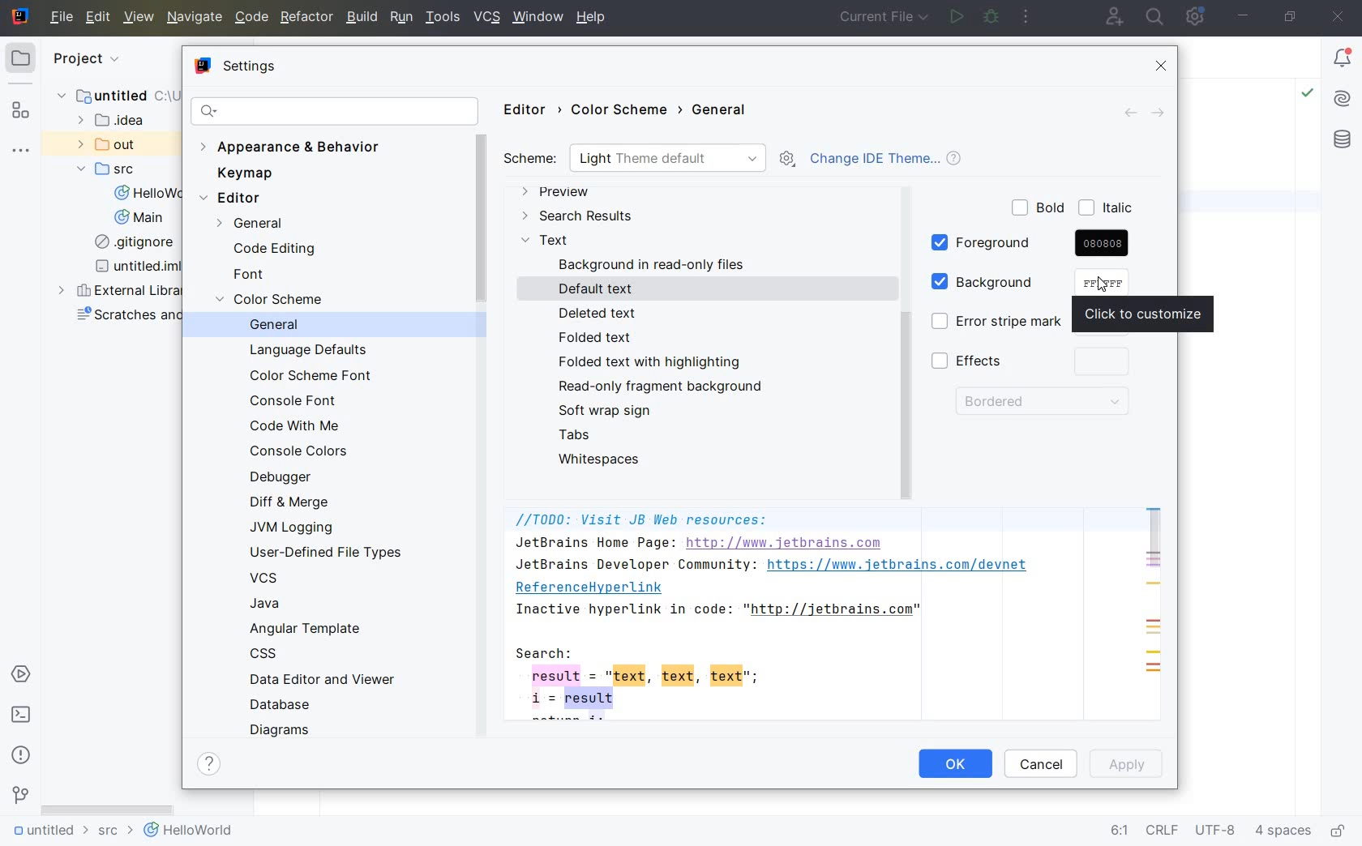  I want to click on debug, so click(992, 17).